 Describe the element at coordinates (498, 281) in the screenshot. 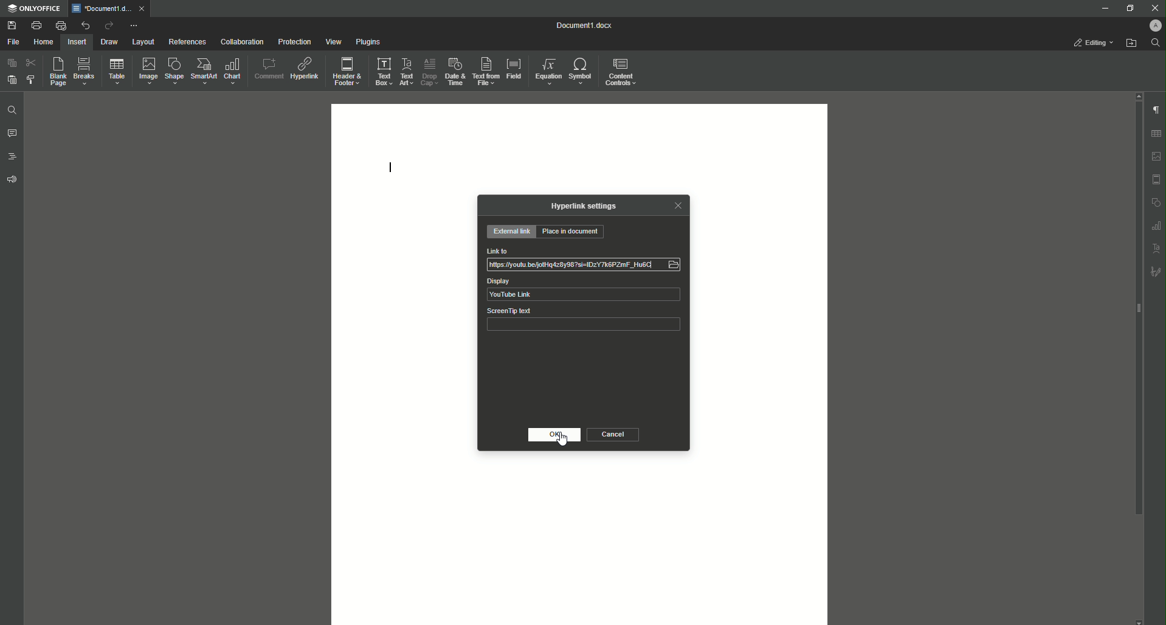

I see `Display` at that location.